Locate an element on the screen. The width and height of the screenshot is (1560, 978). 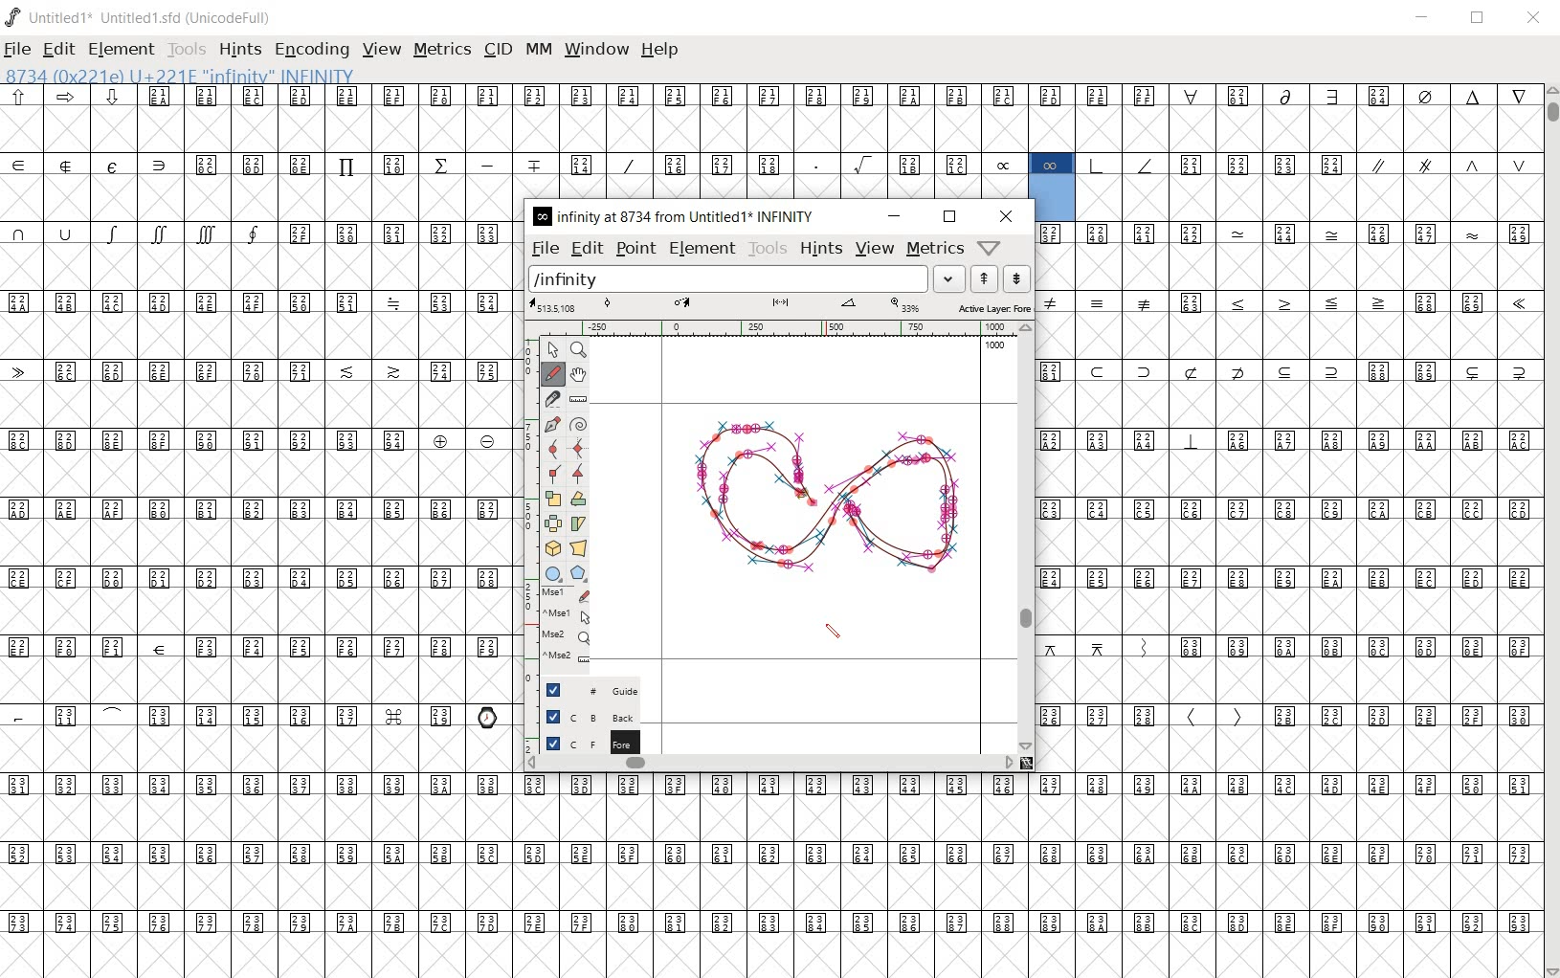
symbol is located at coordinates (1474, 233).